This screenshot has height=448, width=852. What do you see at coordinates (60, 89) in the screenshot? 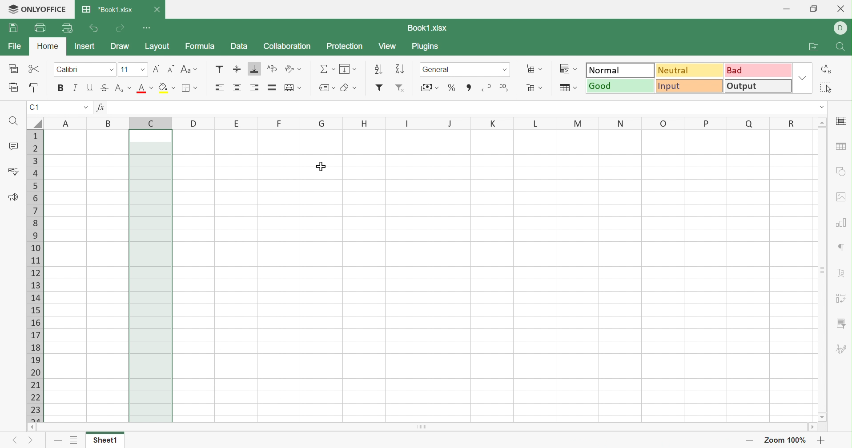
I see `Bold` at bounding box center [60, 89].